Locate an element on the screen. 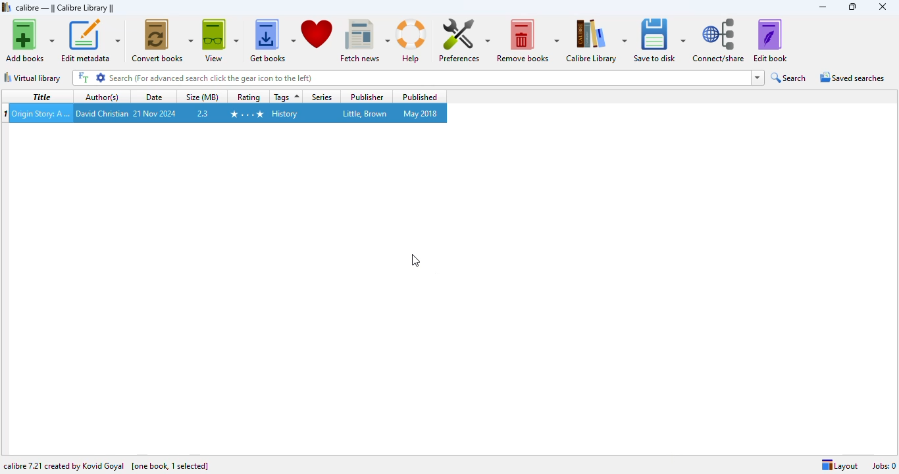  series is located at coordinates (322, 97).